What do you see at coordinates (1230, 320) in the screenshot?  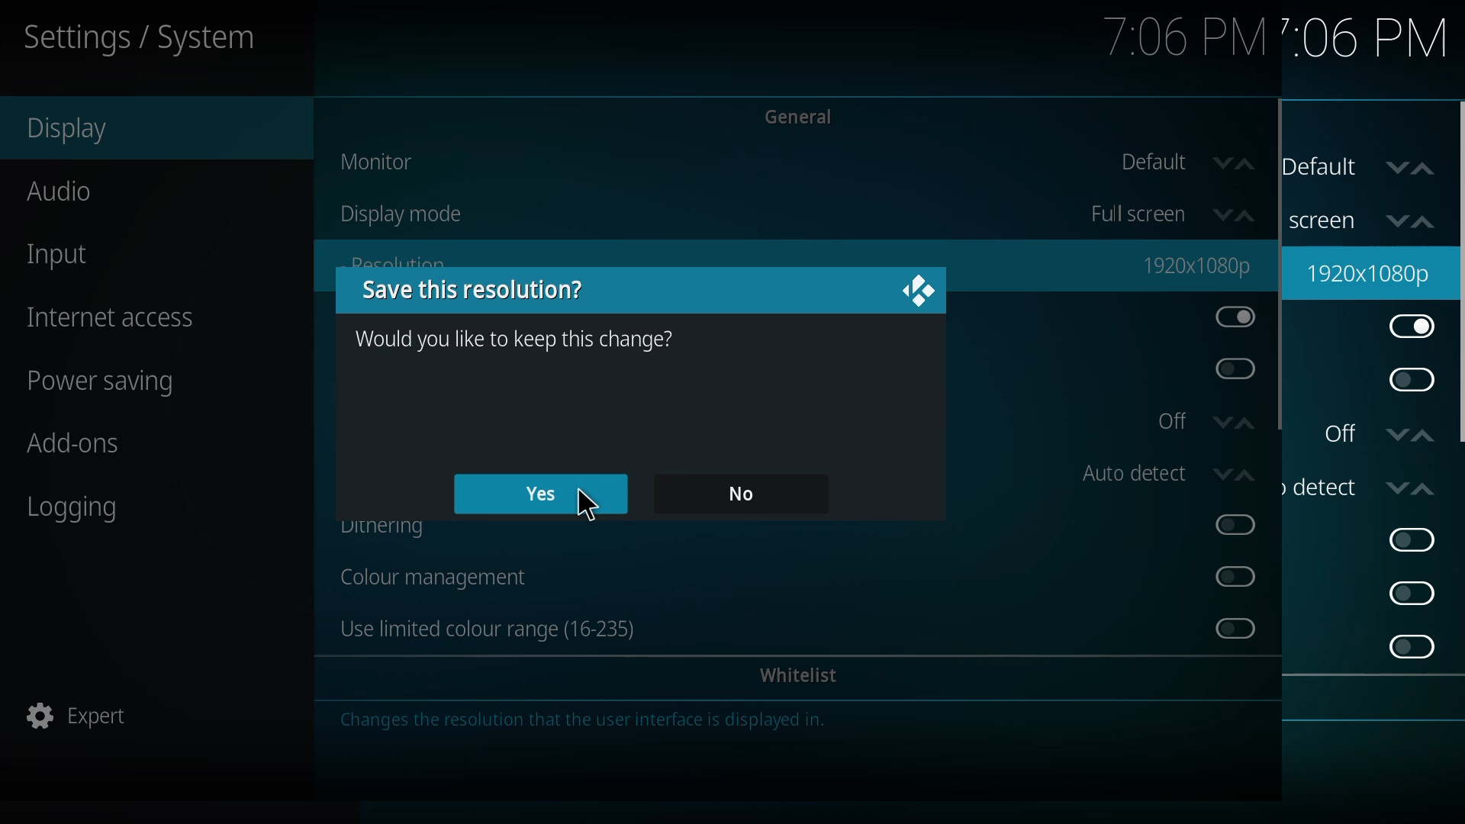 I see `enabled` at bounding box center [1230, 320].